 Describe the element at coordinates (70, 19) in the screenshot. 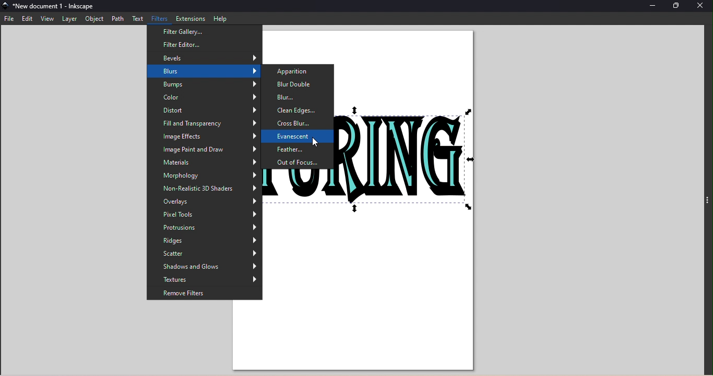

I see `Layer` at that location.